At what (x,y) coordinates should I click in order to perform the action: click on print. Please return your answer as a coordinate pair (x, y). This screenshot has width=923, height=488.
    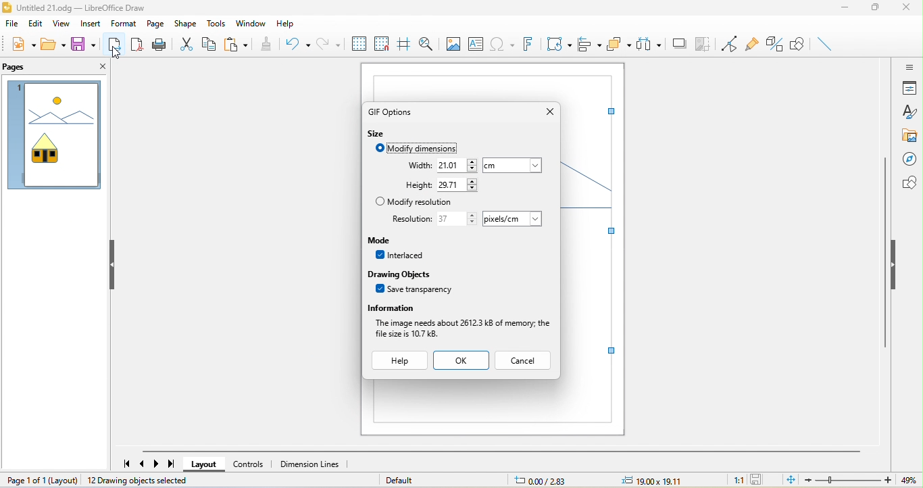
    Looking at the image, I should click on (160, 43).